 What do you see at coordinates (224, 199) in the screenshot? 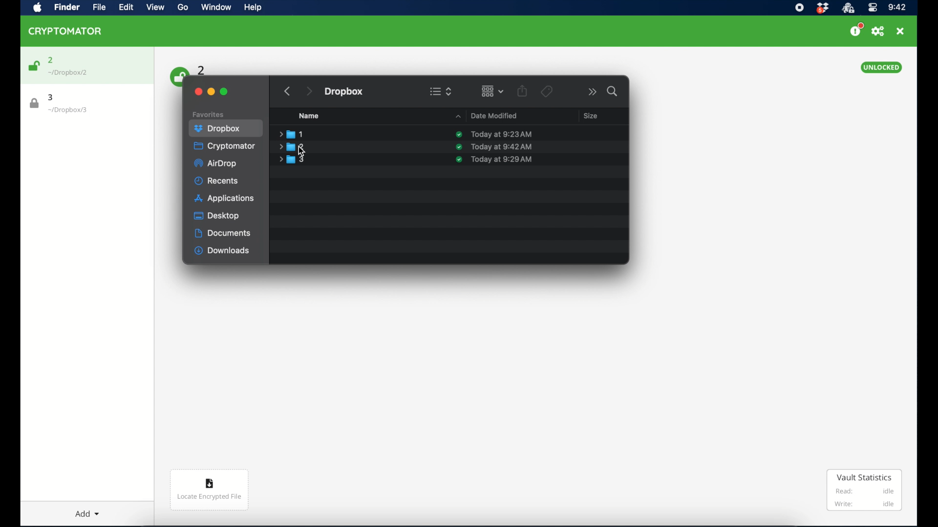
I see `applications` at bounding box center [224, 199].